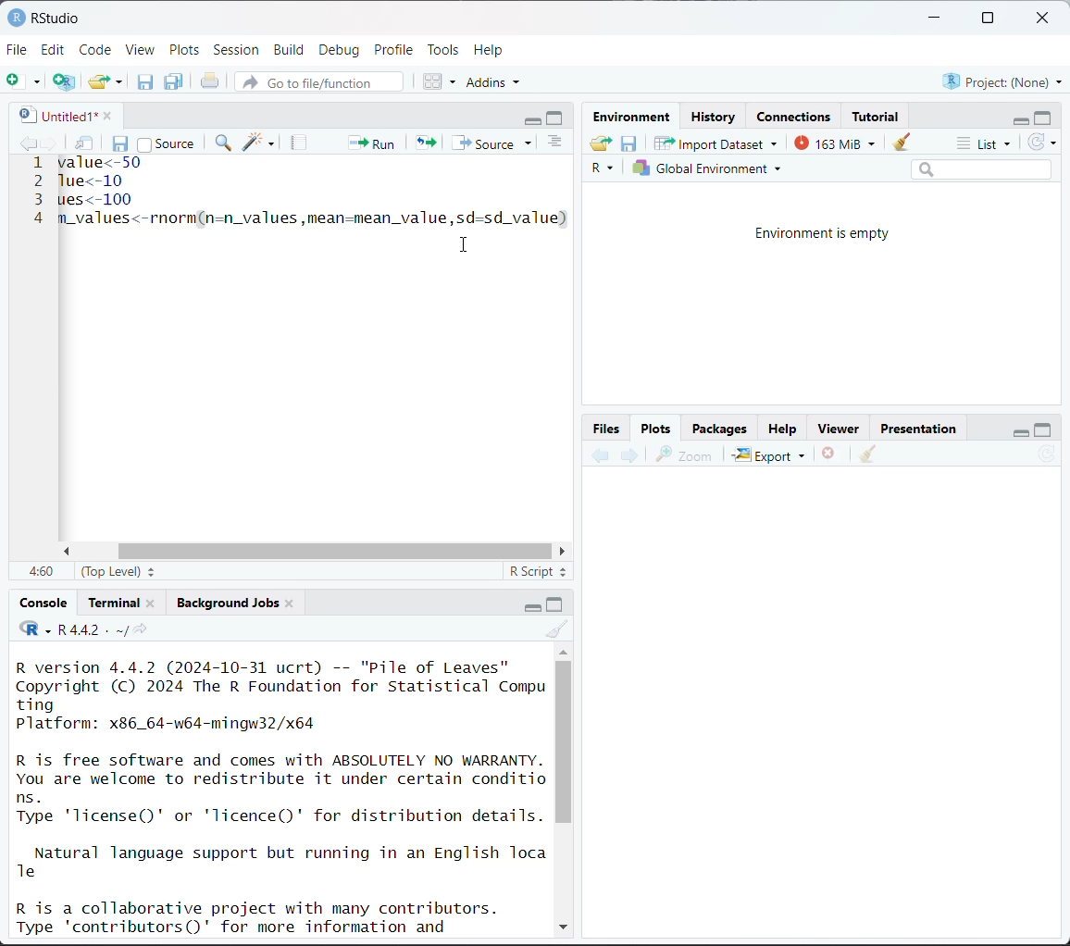  I want to click on Terminal, so click(116, 600).